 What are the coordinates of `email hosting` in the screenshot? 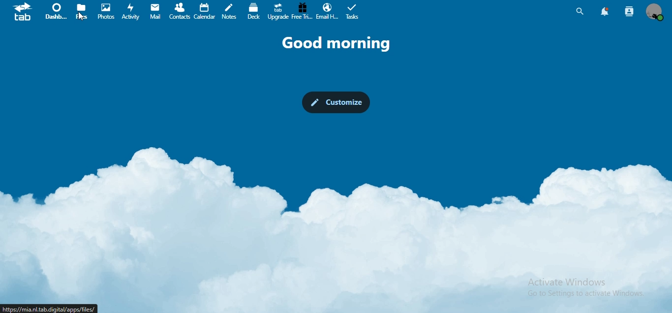 It's located at (326, 11).